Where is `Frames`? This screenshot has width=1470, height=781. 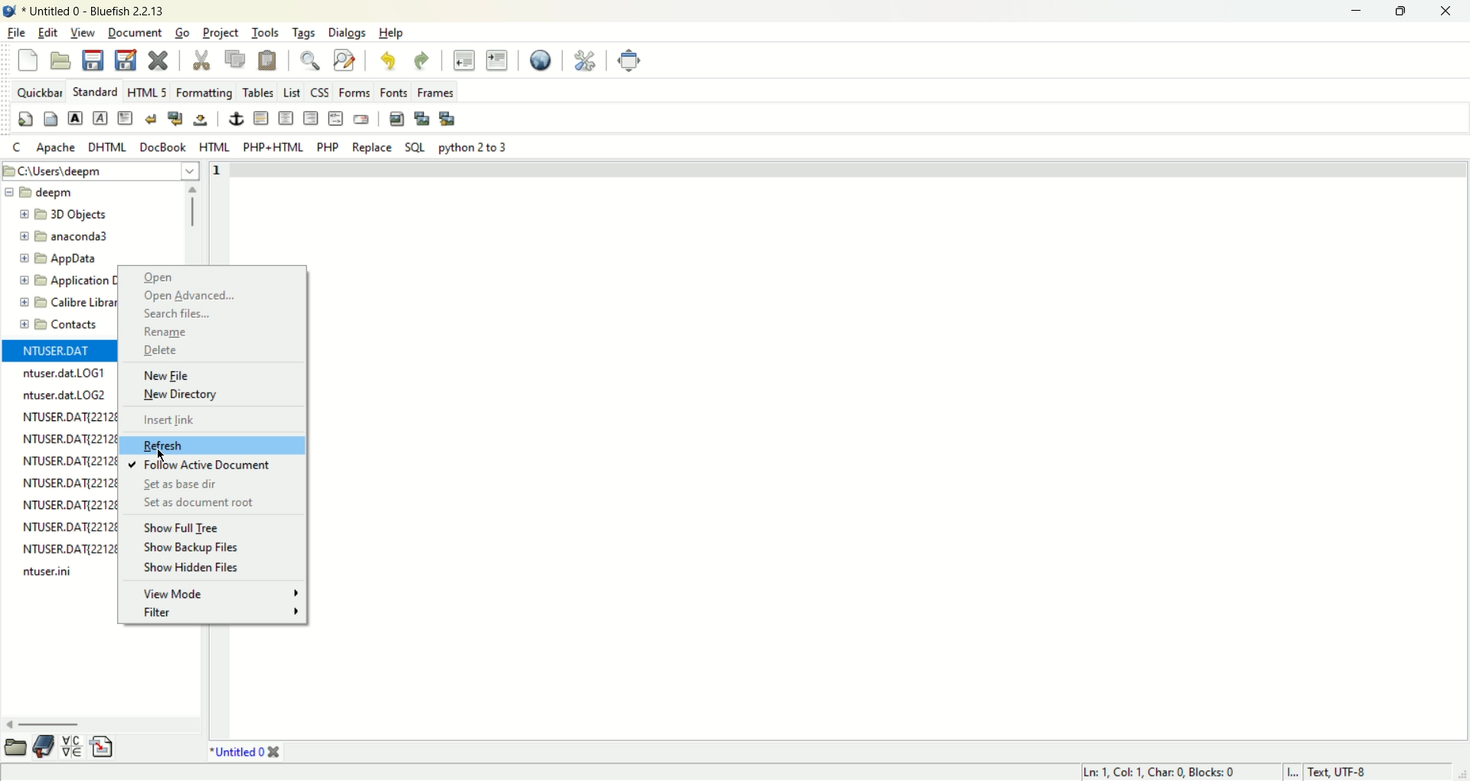
Frames is located at coordinates (435, 93).